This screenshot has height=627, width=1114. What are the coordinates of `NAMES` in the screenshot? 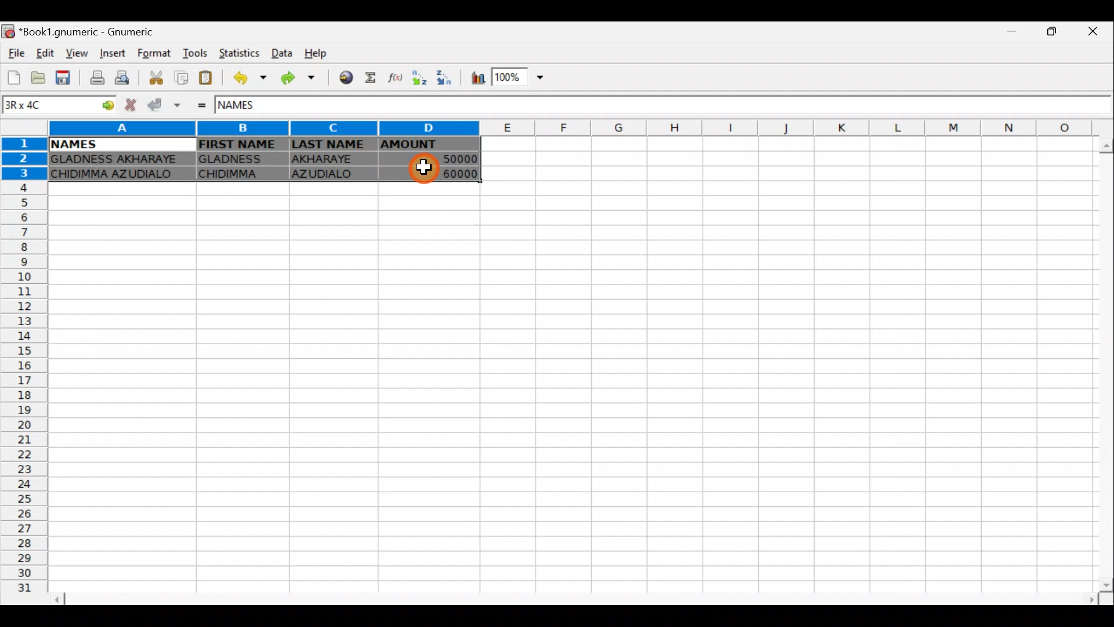 It's located at (73, 145).